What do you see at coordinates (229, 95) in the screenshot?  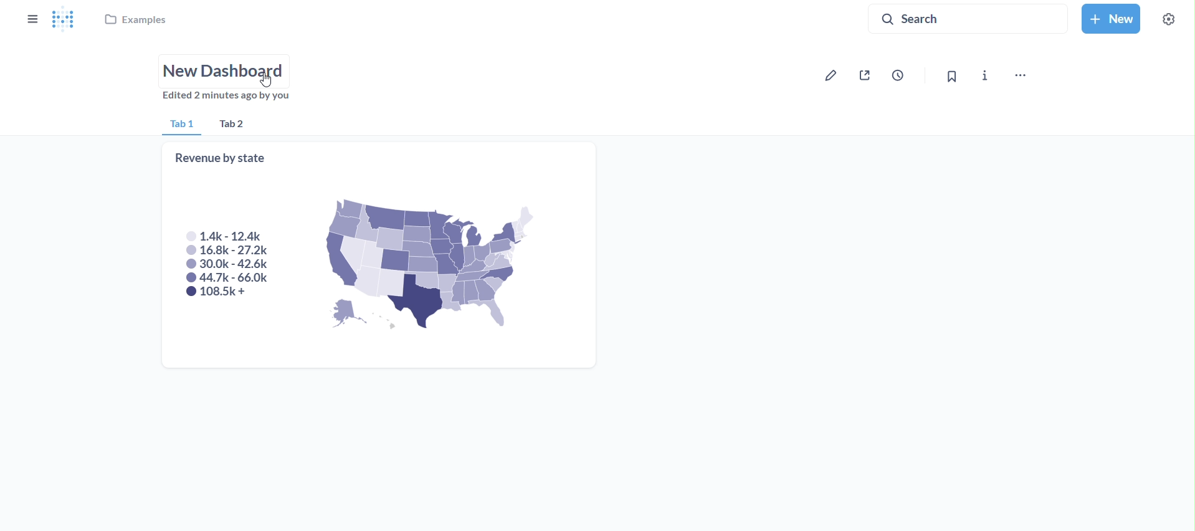 I see `edited 2 minutes by you` at bounding box center [229, 95].